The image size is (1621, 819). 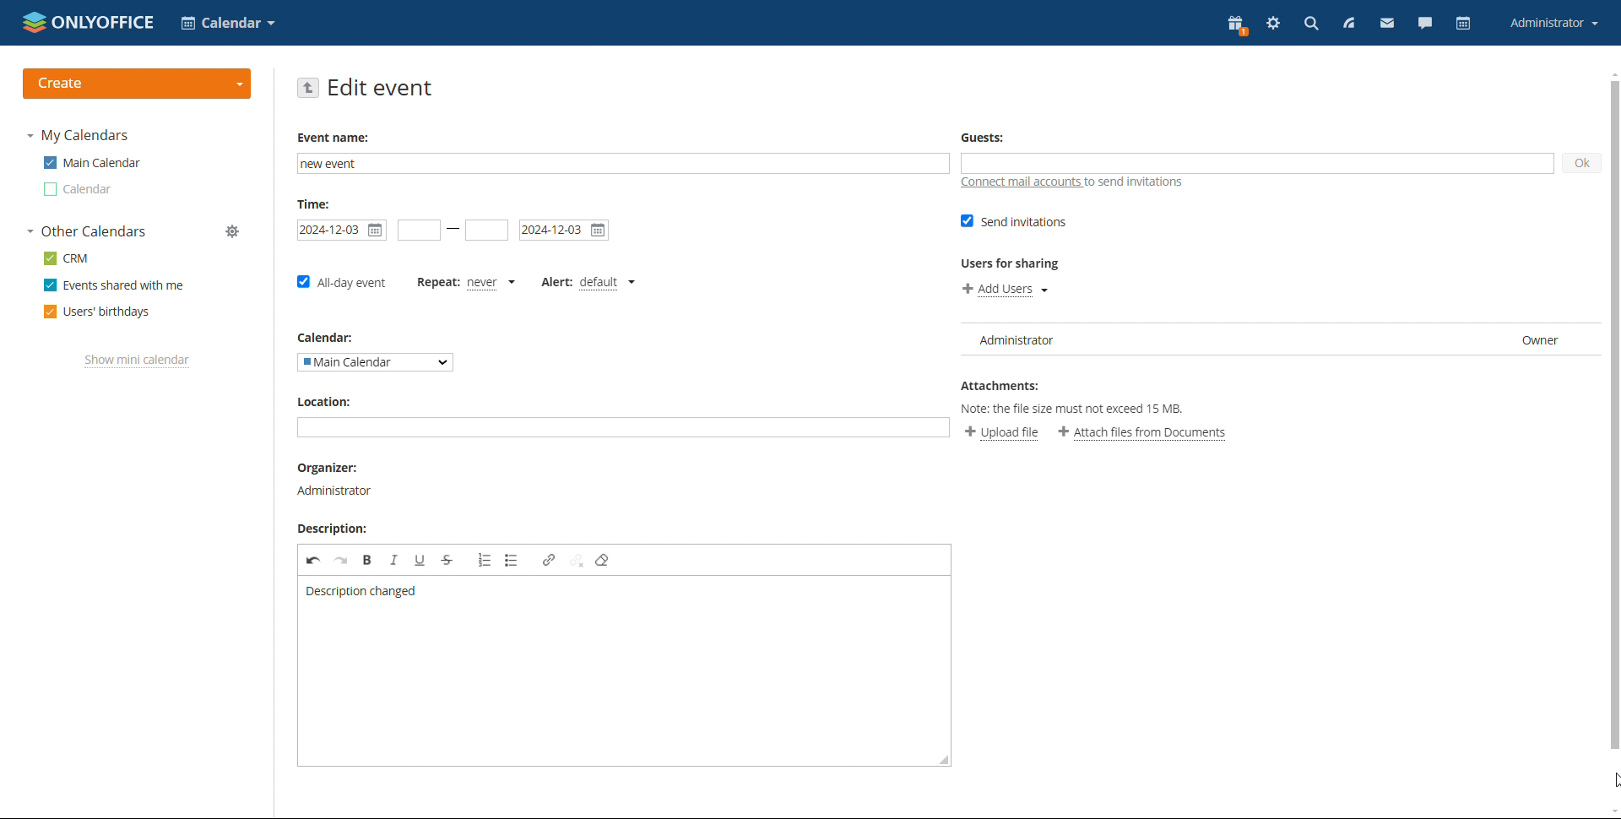 What do you see at coordinates (89, 21) in the screenshot?
I see `logo` at bounding box center [89, 21].